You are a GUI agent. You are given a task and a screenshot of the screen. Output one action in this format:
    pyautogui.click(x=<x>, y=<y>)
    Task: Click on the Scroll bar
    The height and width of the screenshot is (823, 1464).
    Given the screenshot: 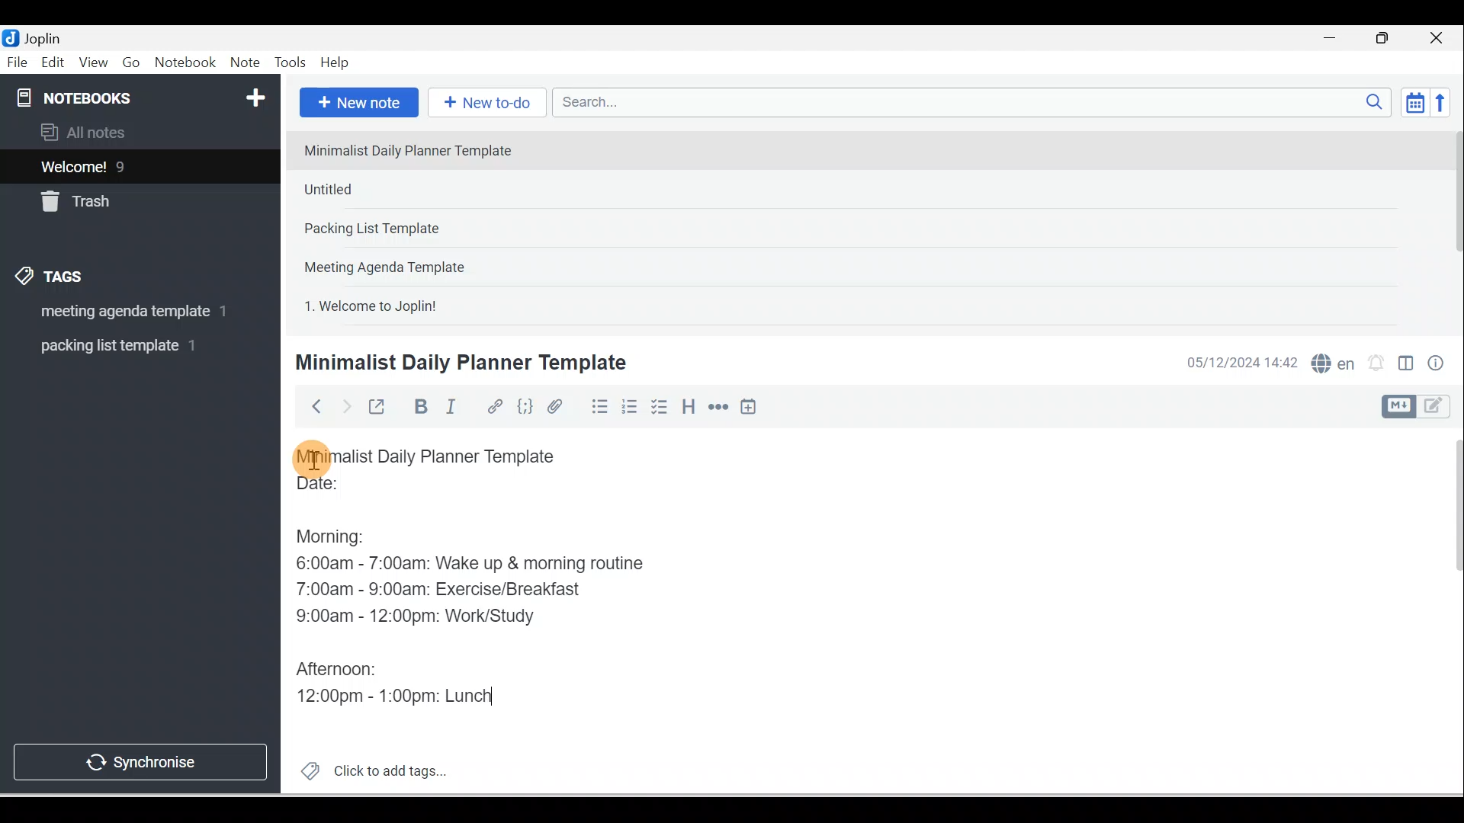 What is the action you would take?
    pyautogui.click(x=1452, y=226)
    